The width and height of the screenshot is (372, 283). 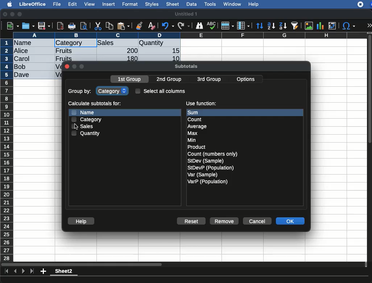 What do you see at coordinates (211, 4) in the screenshot?
I see `tools` at bounding box center [211, 4].